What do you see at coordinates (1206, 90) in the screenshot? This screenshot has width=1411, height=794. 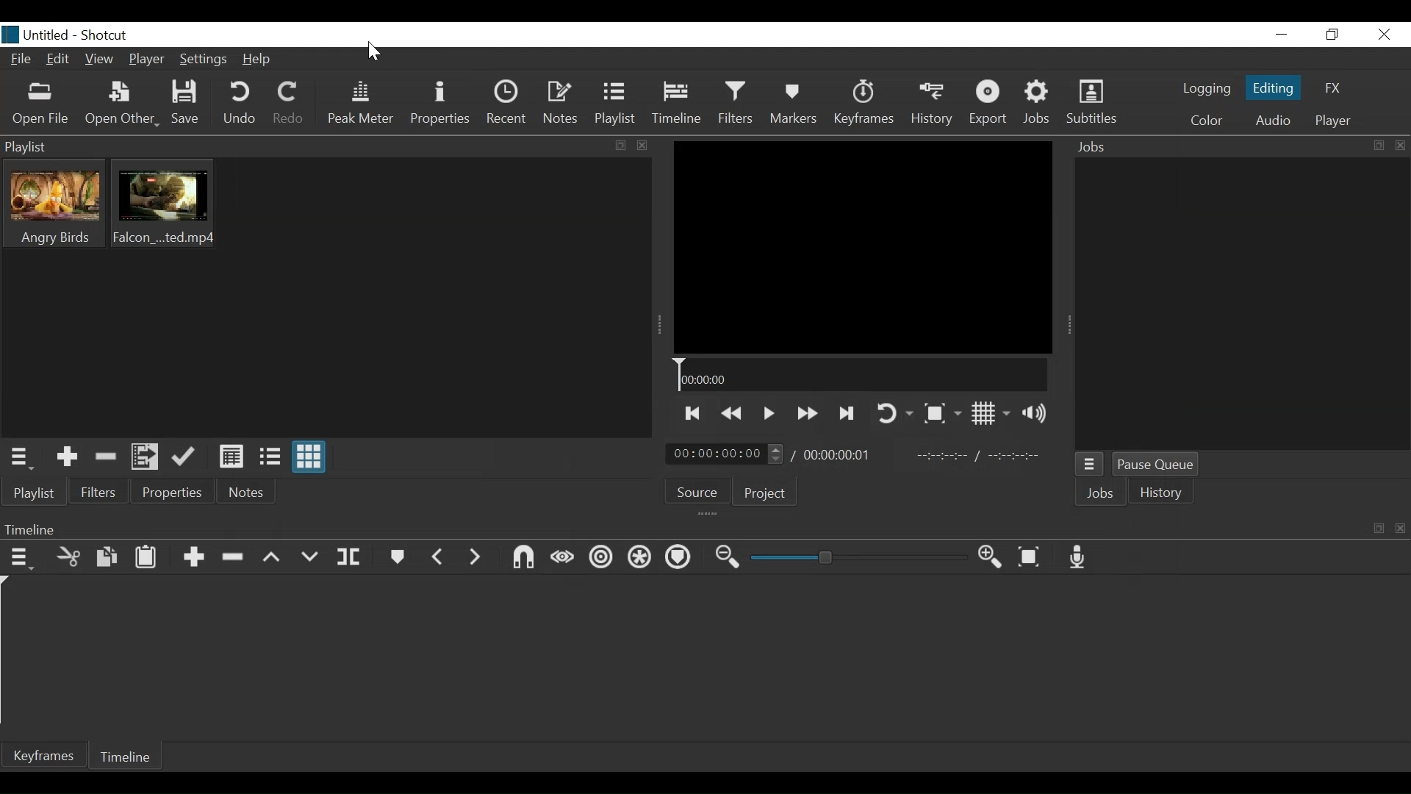 I see `logging` at bounding box center [1206, 90].